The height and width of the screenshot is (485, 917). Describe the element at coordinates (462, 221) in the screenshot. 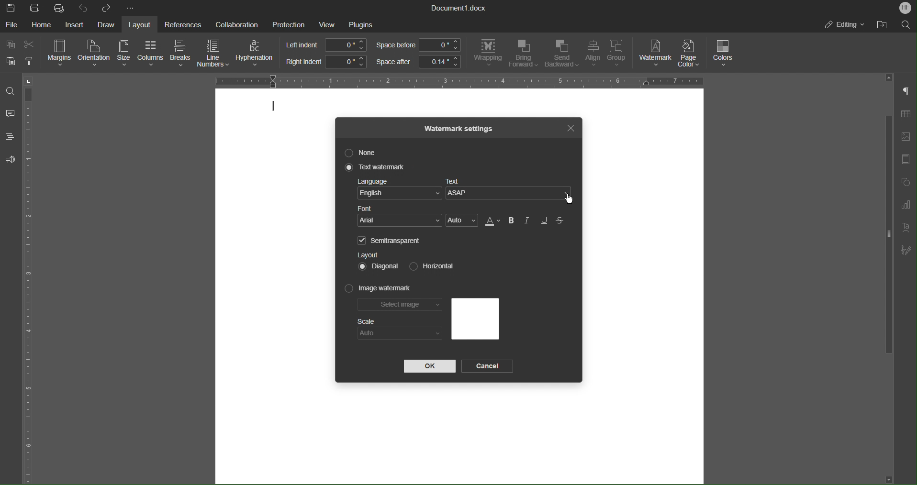

I see `Auto` at that location.